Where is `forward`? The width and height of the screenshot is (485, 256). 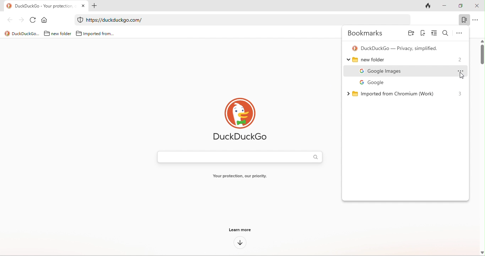 forward is located at coordinates (20, 20).